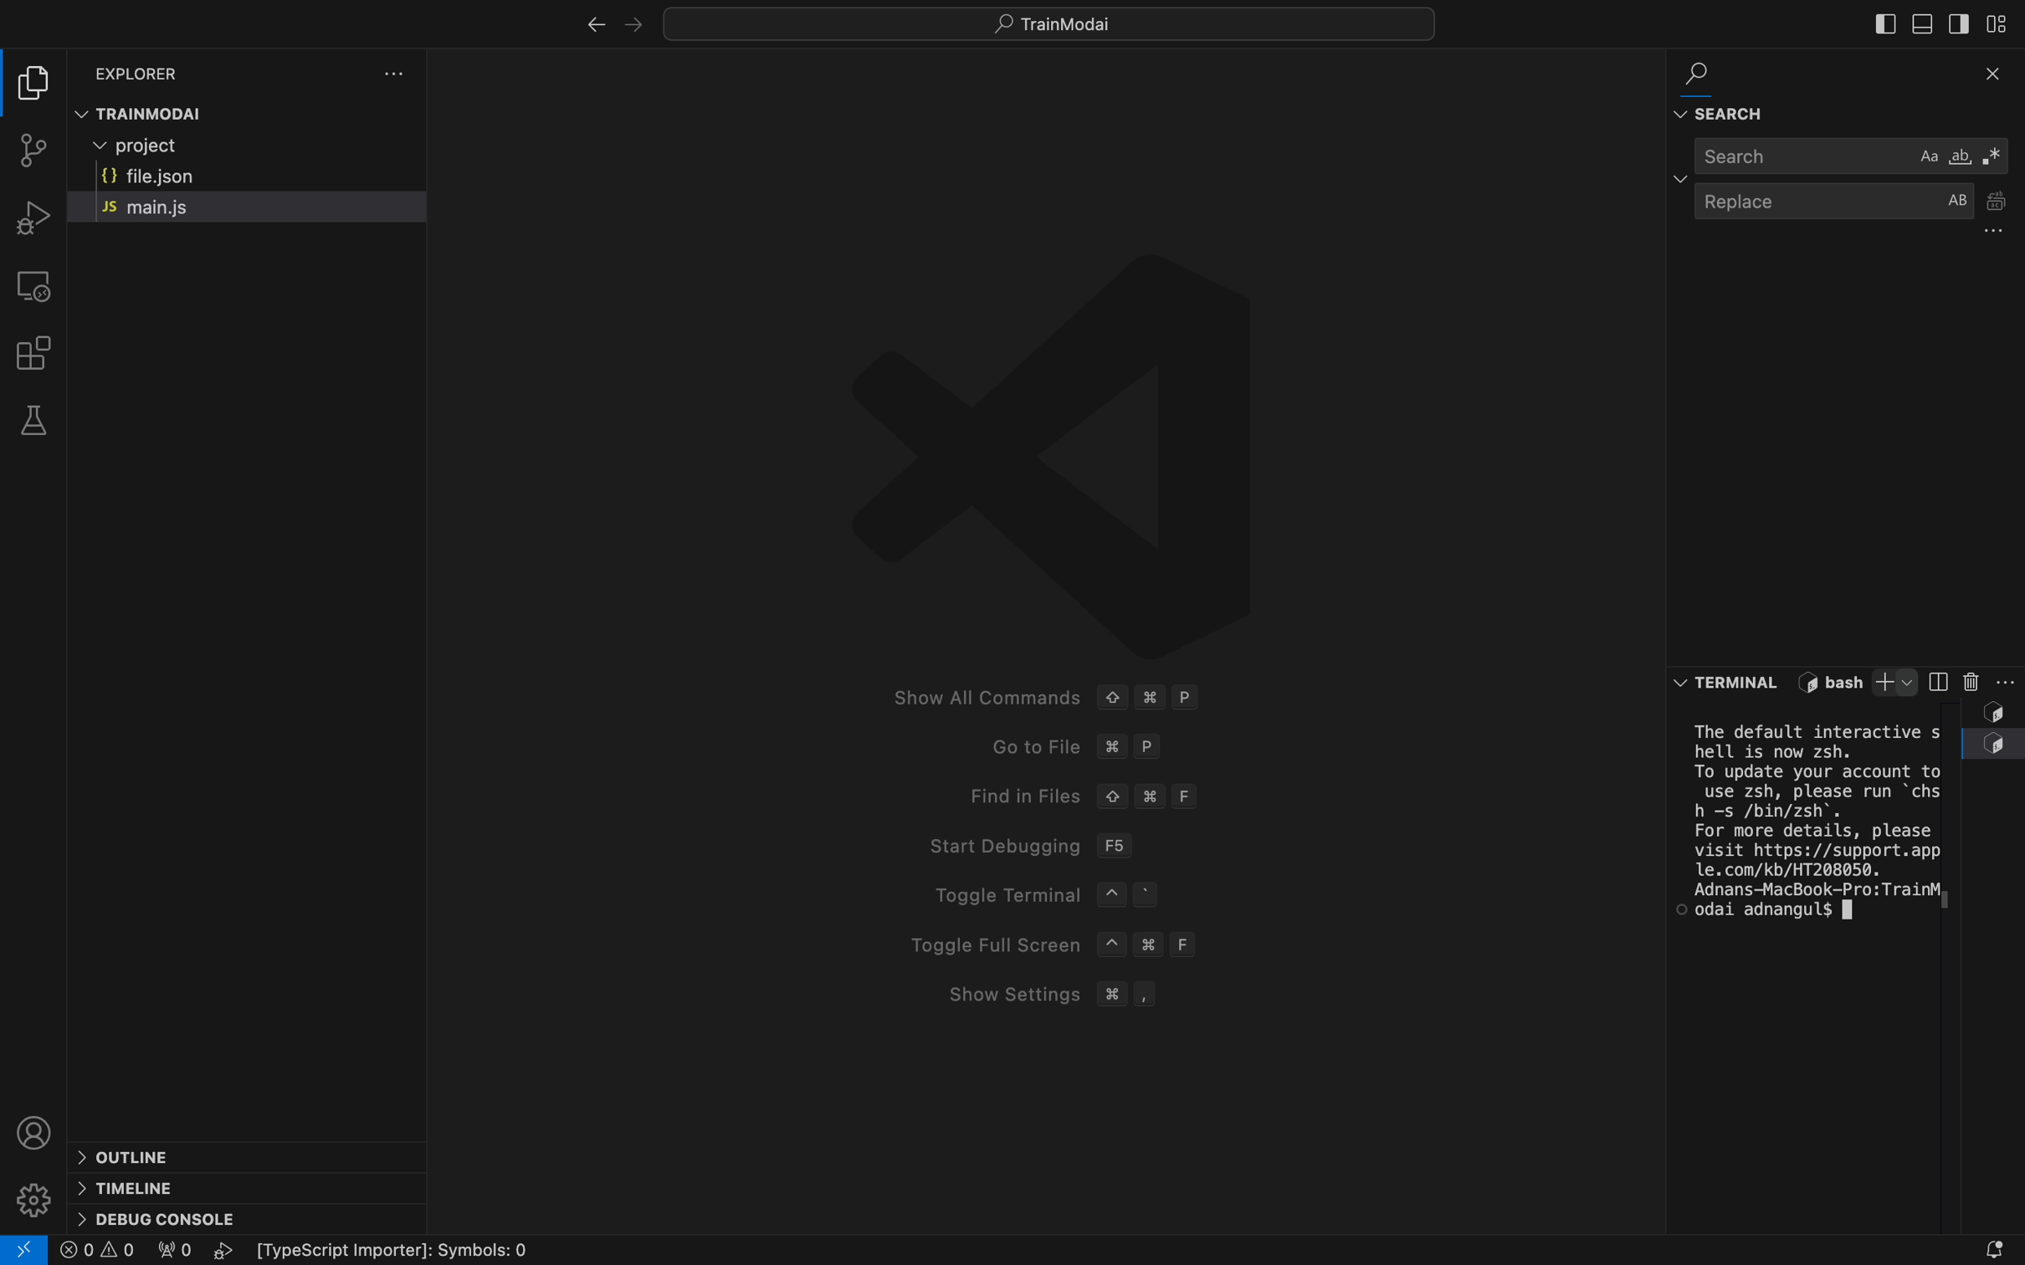 The width and height of the screenshot is (2025, 1265). What do you see at coordinates (1110, 697) in the screenshot?
I see `Show All Commands © # P
Goto File ¥# P
Find in Files © 3% F
Start Debugging F56
Toggle Terminal ~ °
Toggle Full Screen ~ # F
Show Settings # ,` at bounding box center [1110, 697].